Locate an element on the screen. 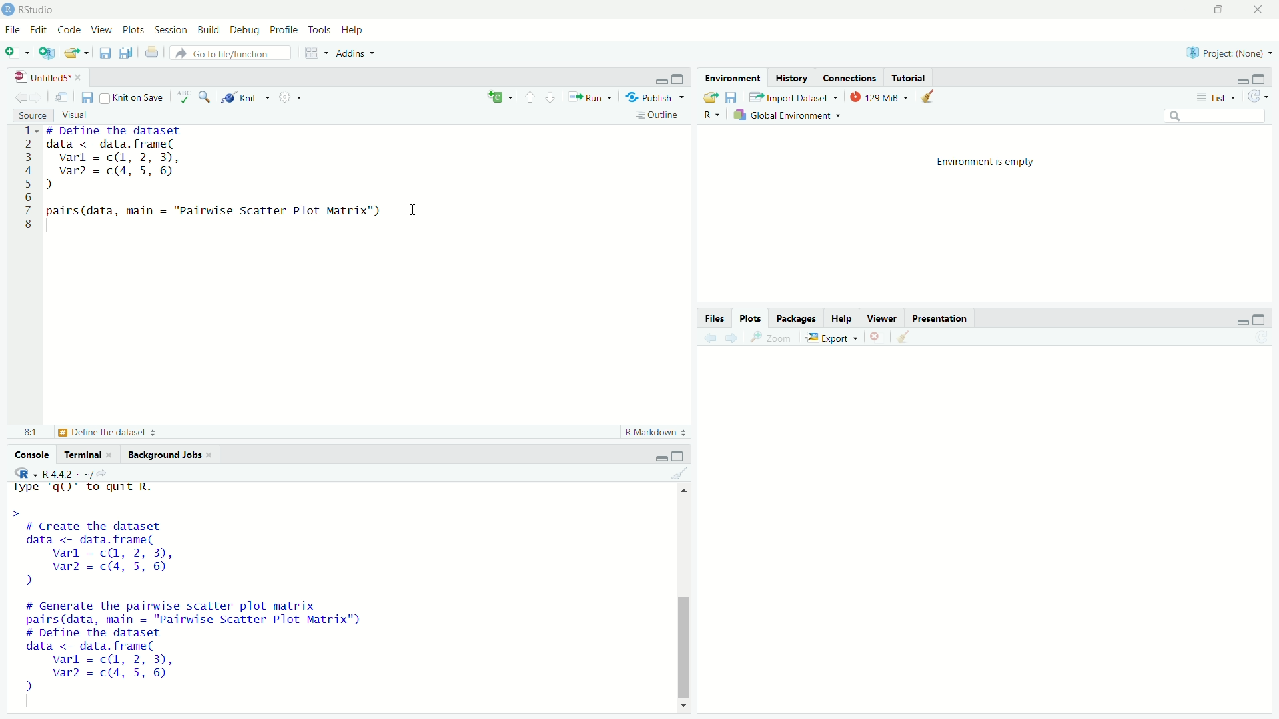 The height and width of the screenshot is (719, 1279). Minimize is located at coordinates (660, 457).